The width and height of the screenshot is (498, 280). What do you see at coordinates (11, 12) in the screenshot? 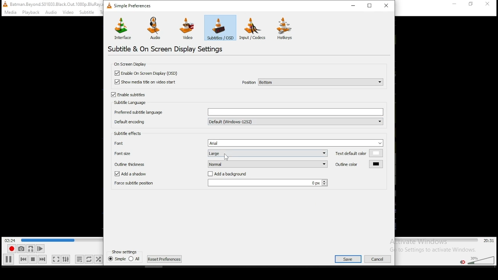
I see `media` at bounding box center [11, 12].